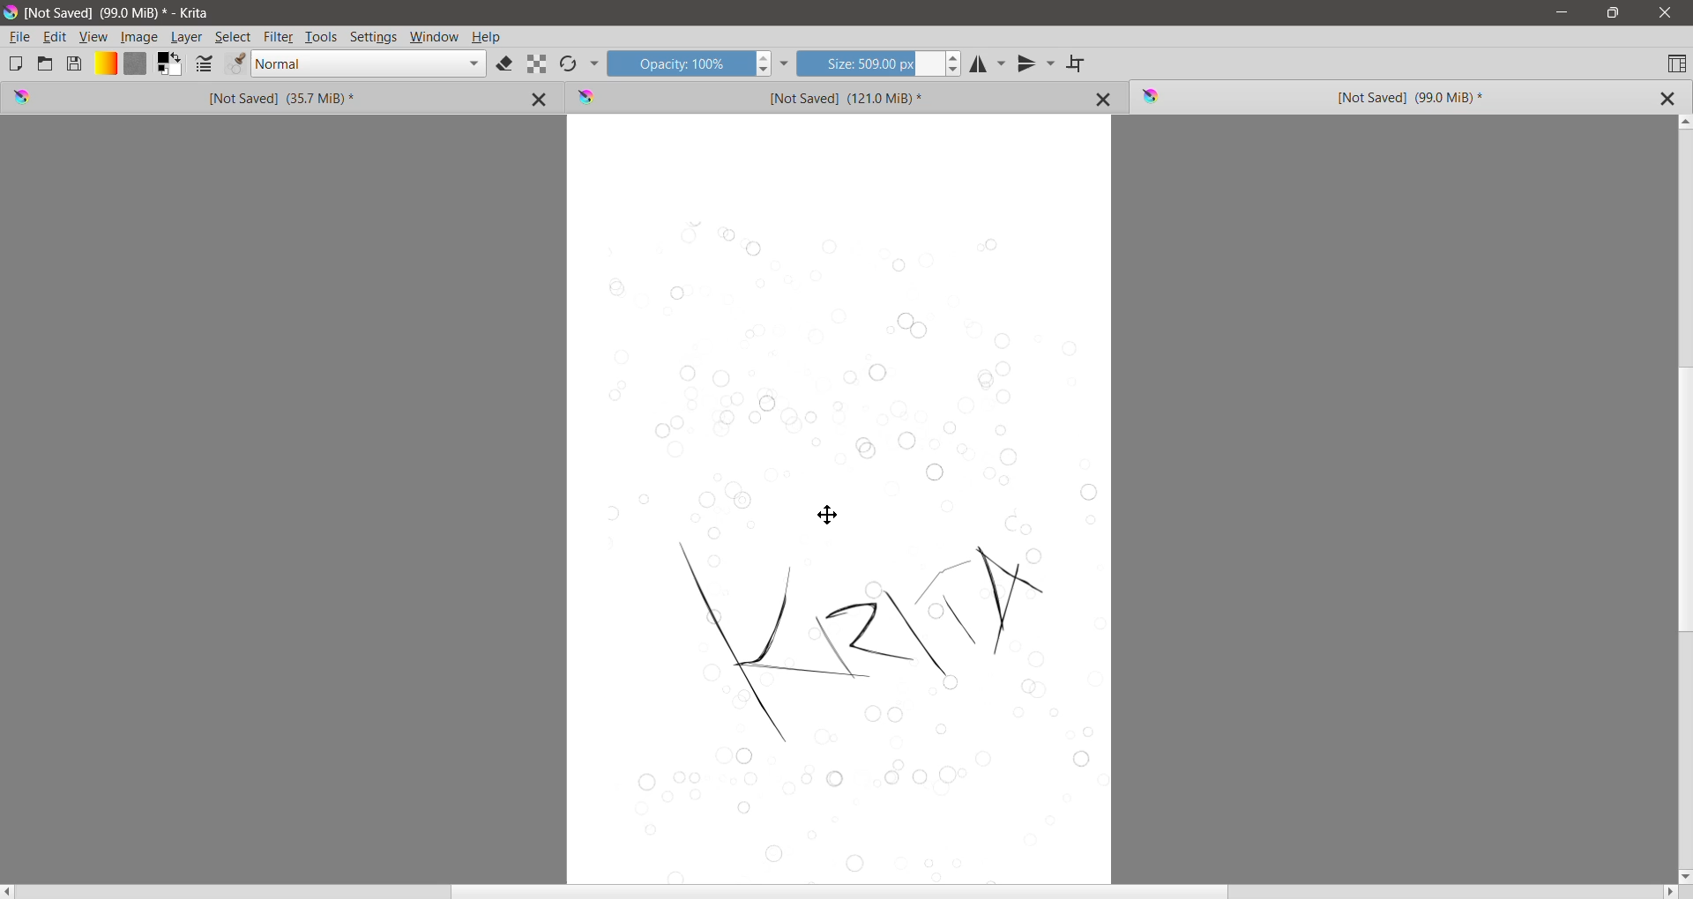  I want to click on Vertical Scroll Bar, so click(1682, 498).